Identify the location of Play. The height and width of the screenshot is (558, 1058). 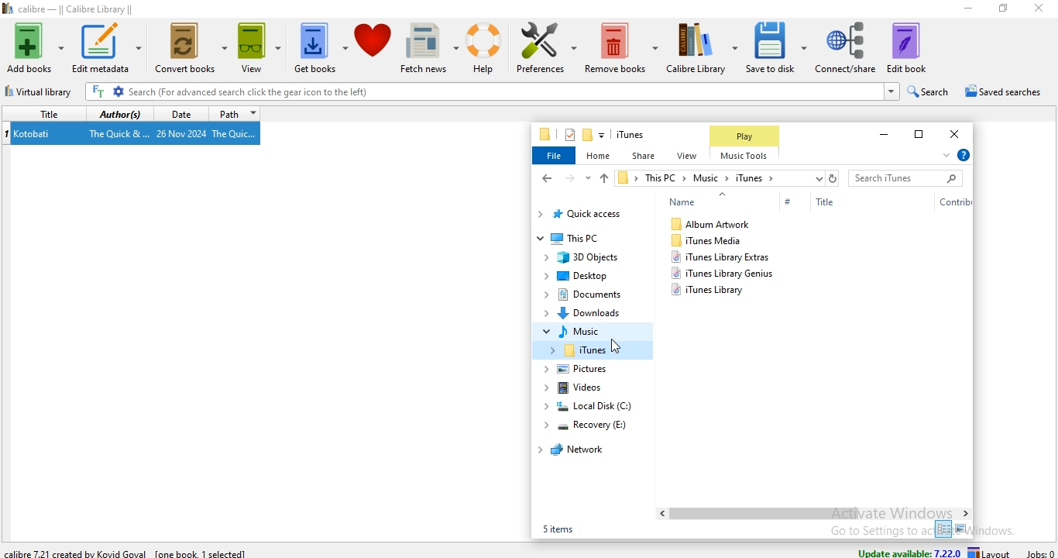
(734, 135).